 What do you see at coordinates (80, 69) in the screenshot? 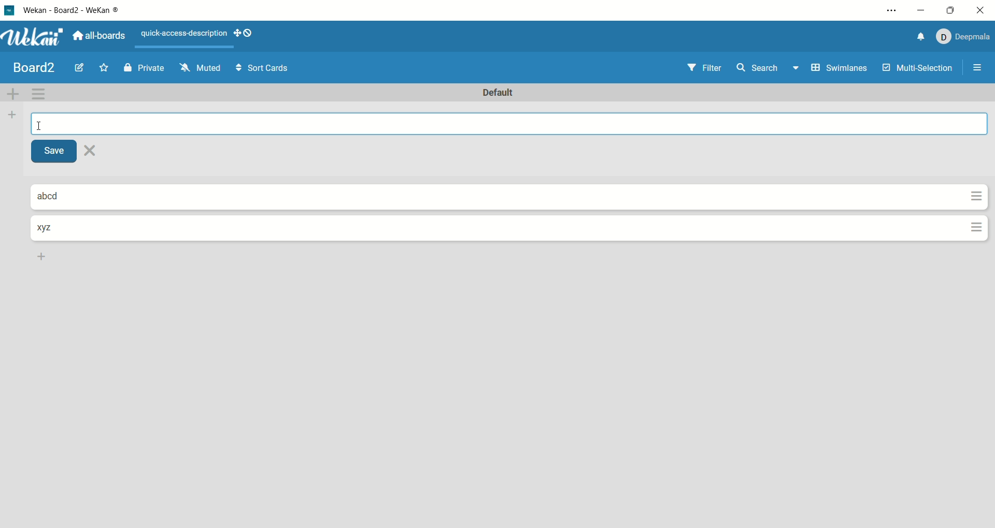
I see `edit` at bounding box center [80, 69].